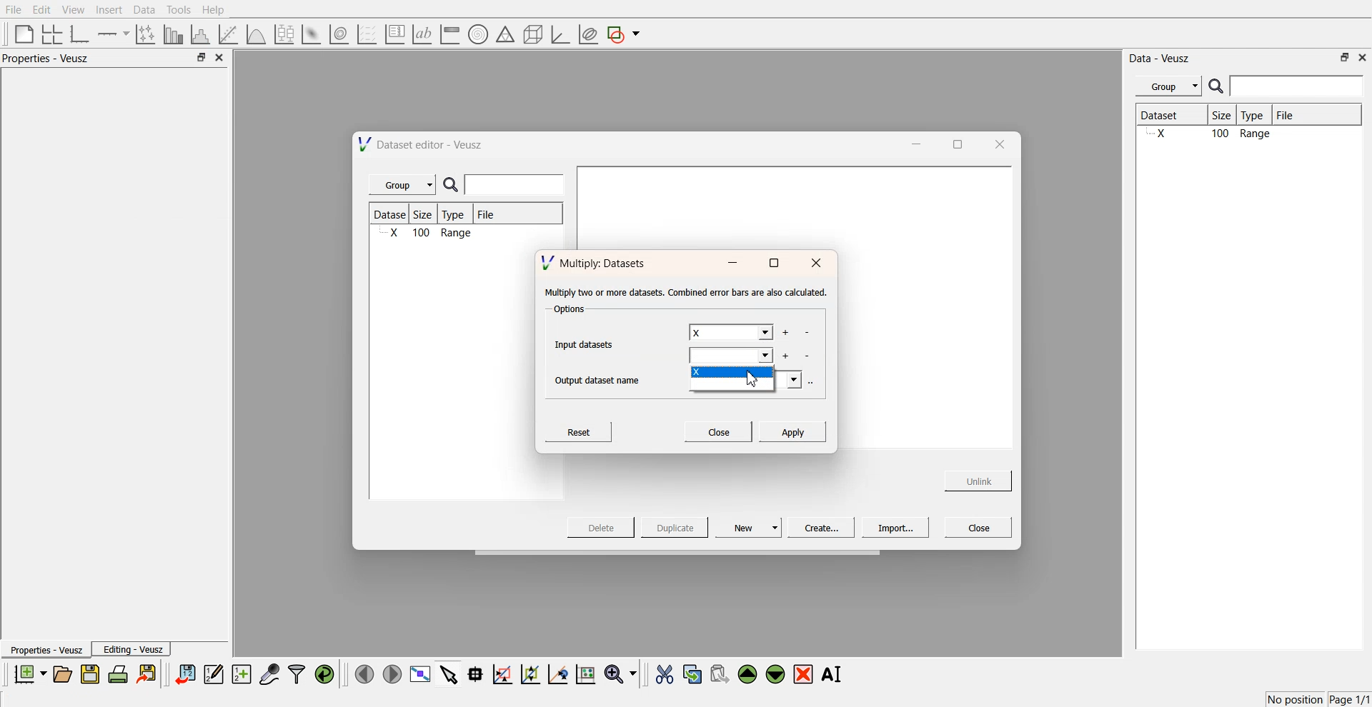 Image resolution: width=1372 pixels, height=707 pixels. I want to click on close, so click(998, 144).